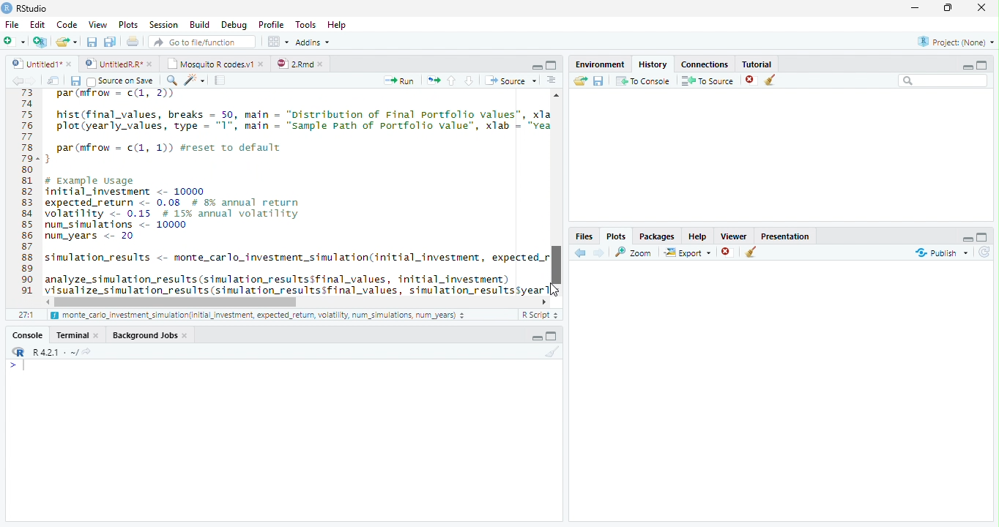 This screenshot has height=527, width=999. Describe the element at coordinates (25, 315) in the screenshot. I see `1:1` at that location.